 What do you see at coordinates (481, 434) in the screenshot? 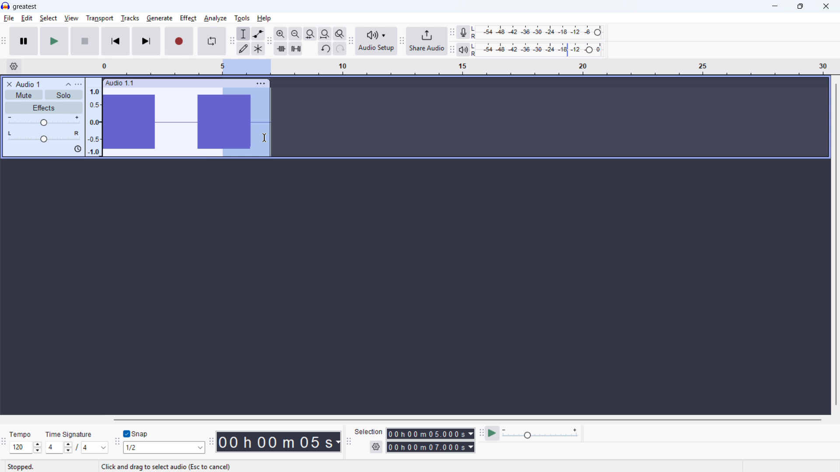
I see `Play at speed toolbar ` at bounding box center [481, 434].